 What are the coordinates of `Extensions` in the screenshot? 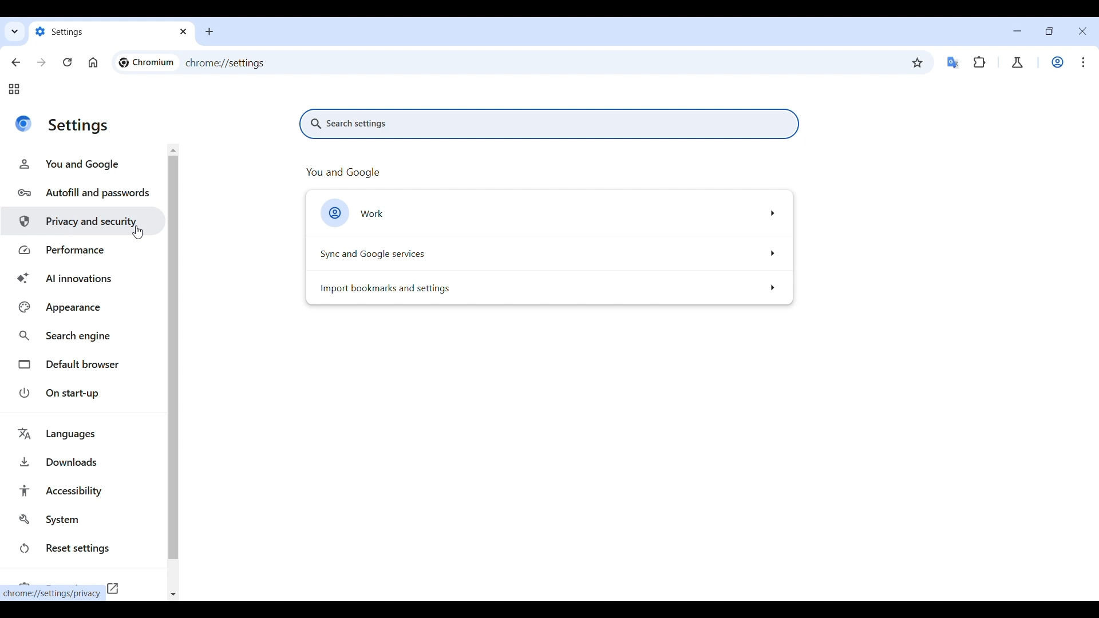 It's located at (979, 62).